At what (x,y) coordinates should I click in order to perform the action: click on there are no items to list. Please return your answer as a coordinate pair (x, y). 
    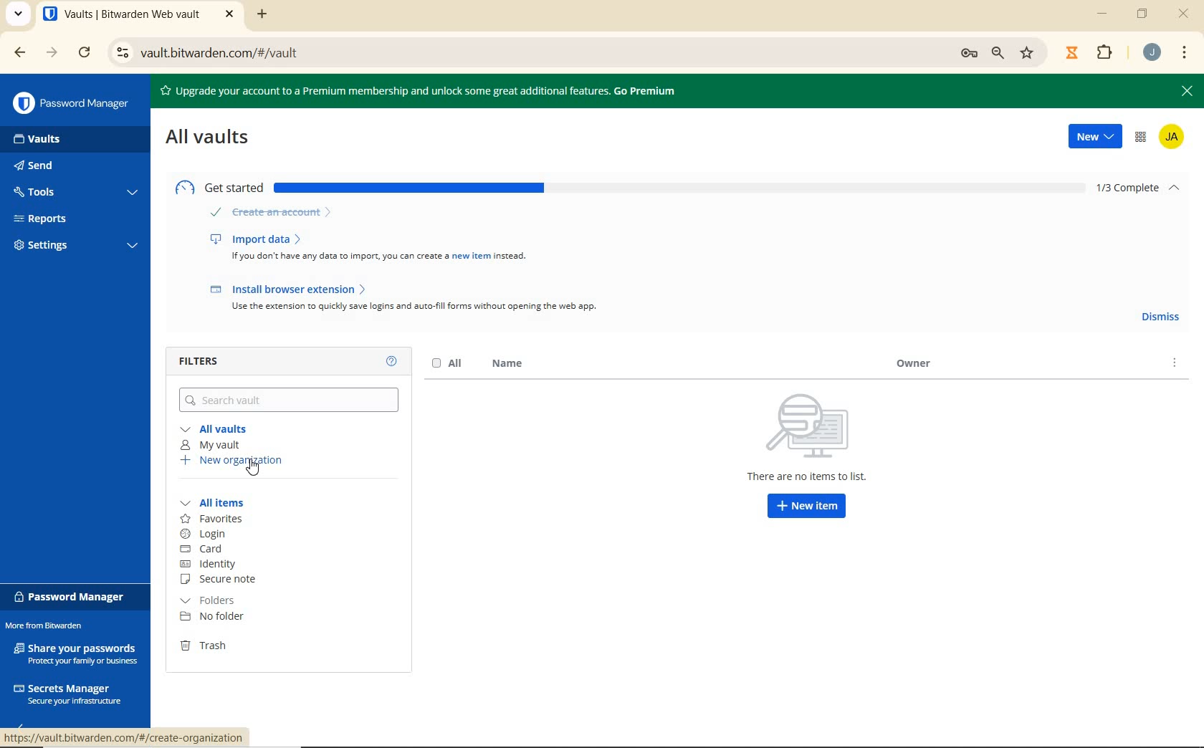
    Looking at the image, I should click on (810, 438).